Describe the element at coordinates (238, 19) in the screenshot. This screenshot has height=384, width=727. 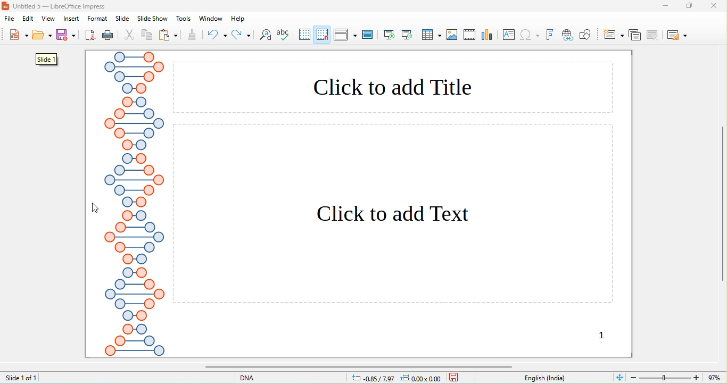
I see `help` at that location.